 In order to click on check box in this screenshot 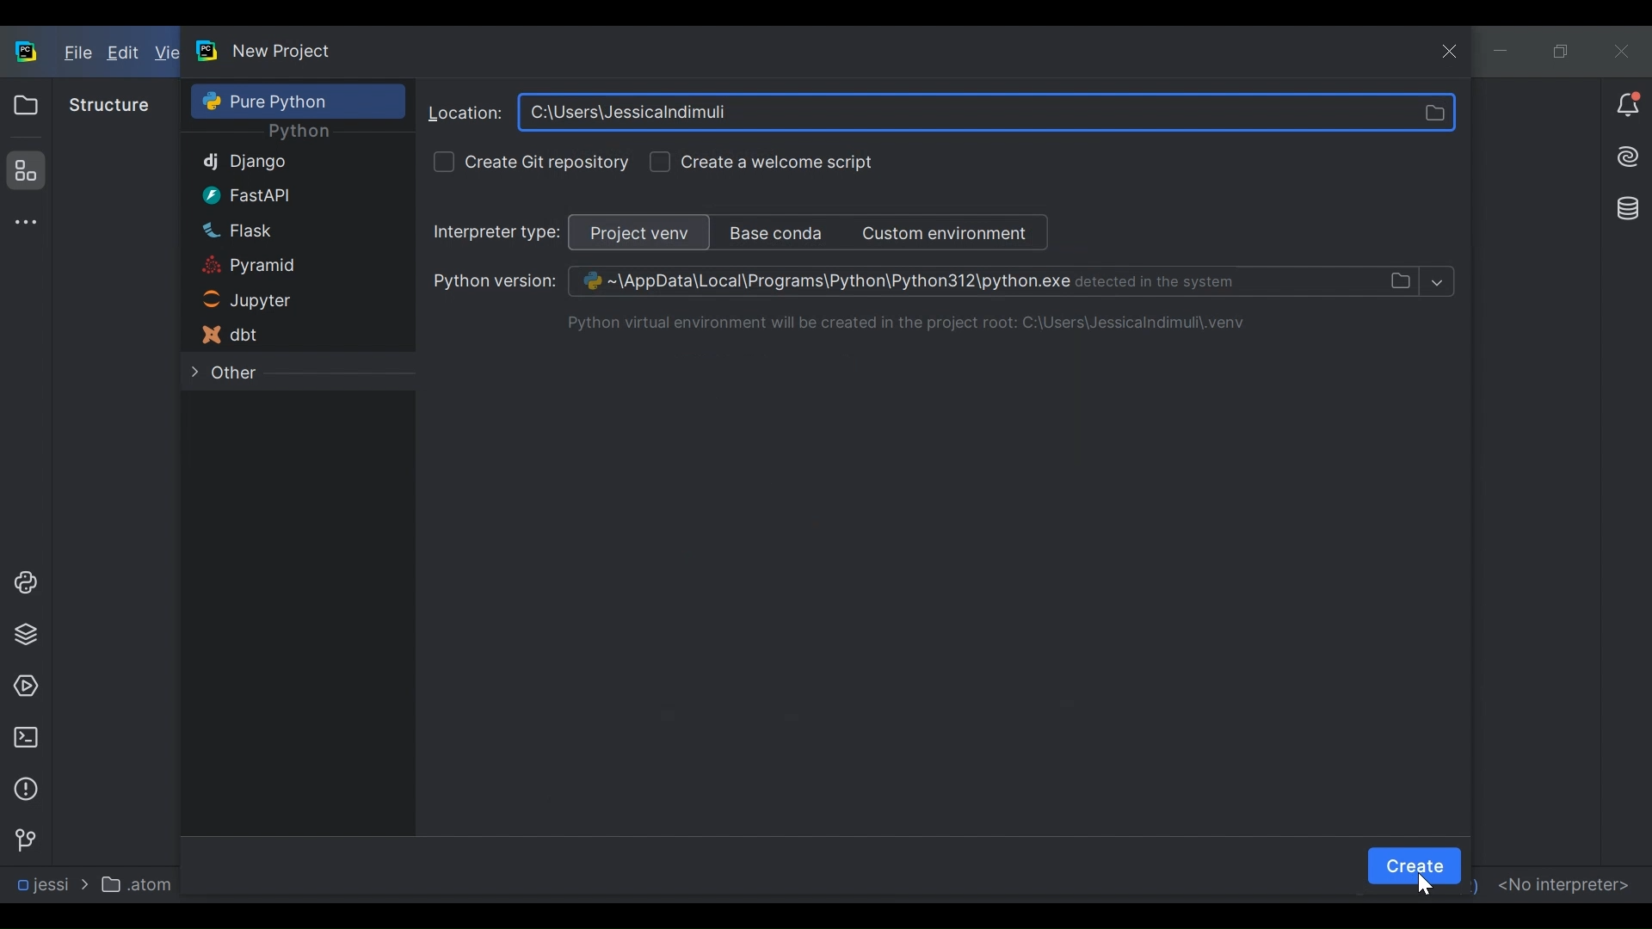, I will do `click(660, 162)`.